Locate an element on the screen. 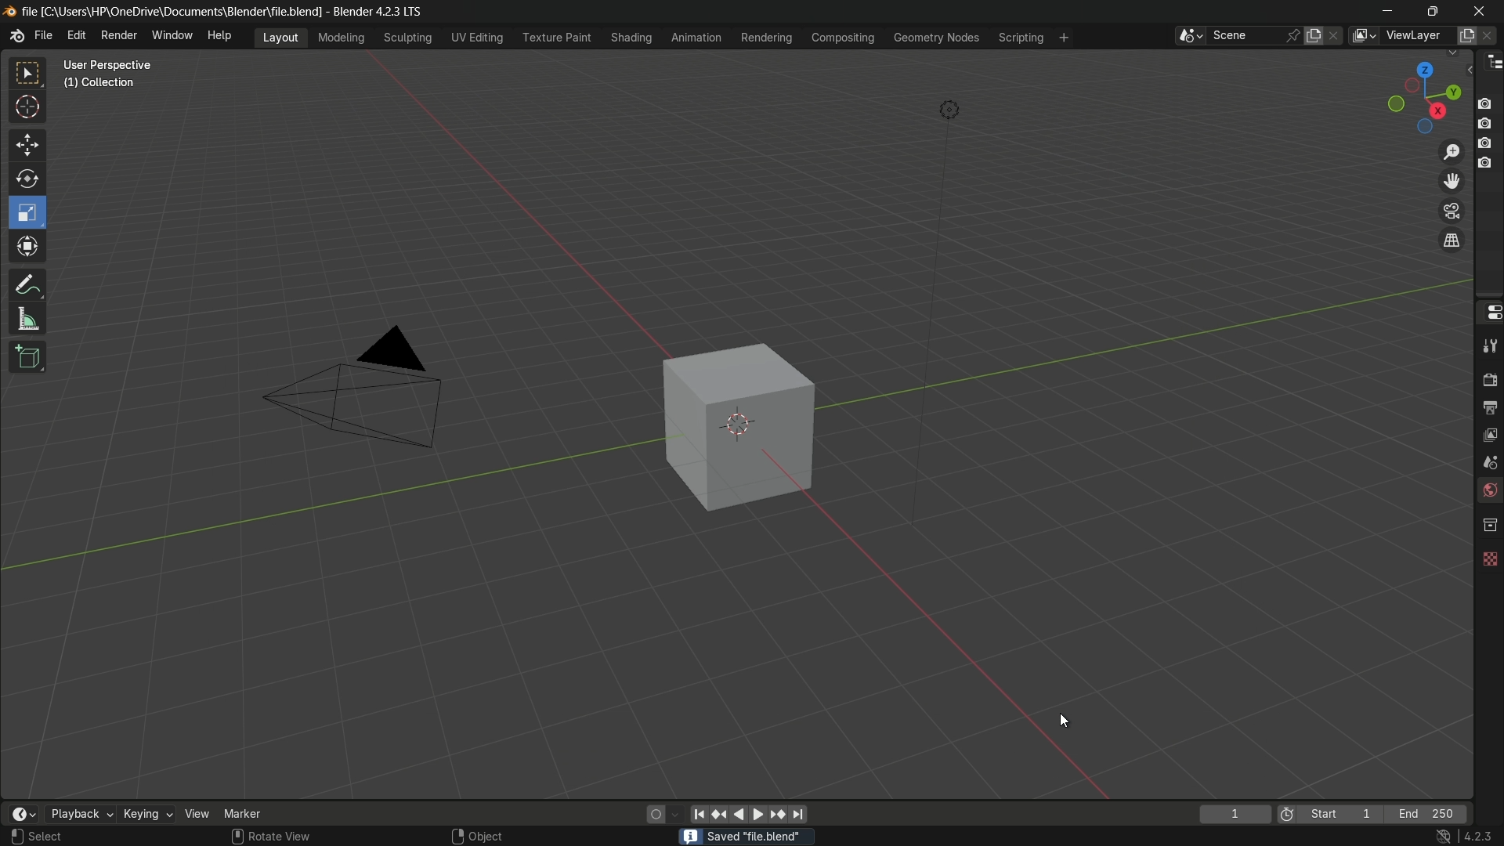 This screenshot has height=846, width=1504. scripting menu is located at coordinates (1019, 38).